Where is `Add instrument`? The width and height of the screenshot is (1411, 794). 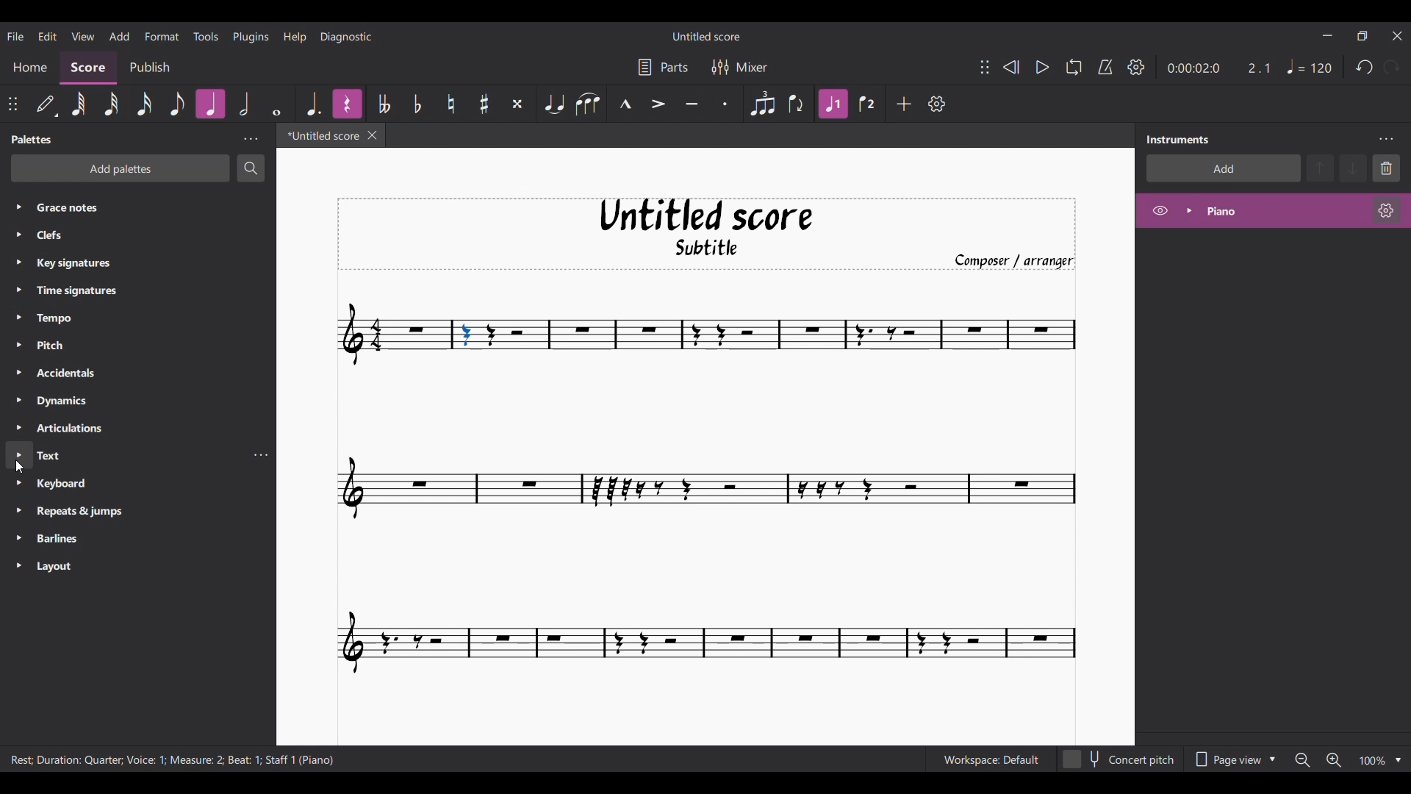
Add instrument is located at coordinates (1224, 168).